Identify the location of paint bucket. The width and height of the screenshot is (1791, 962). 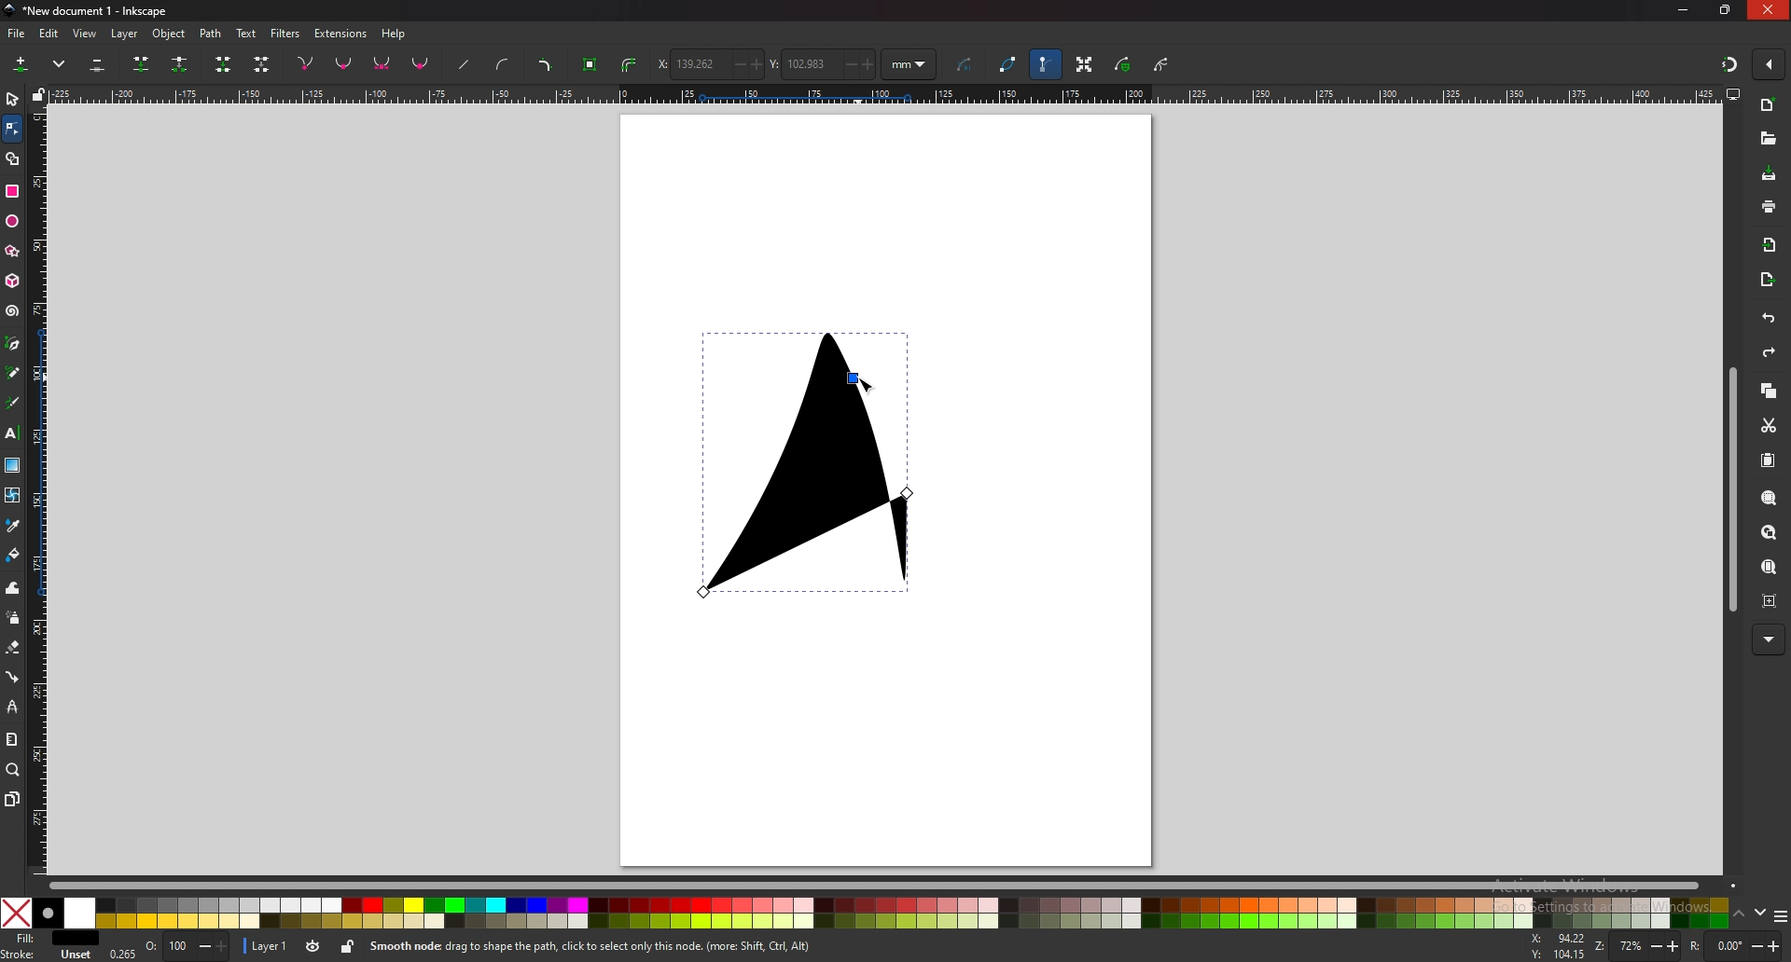
(12, 556).